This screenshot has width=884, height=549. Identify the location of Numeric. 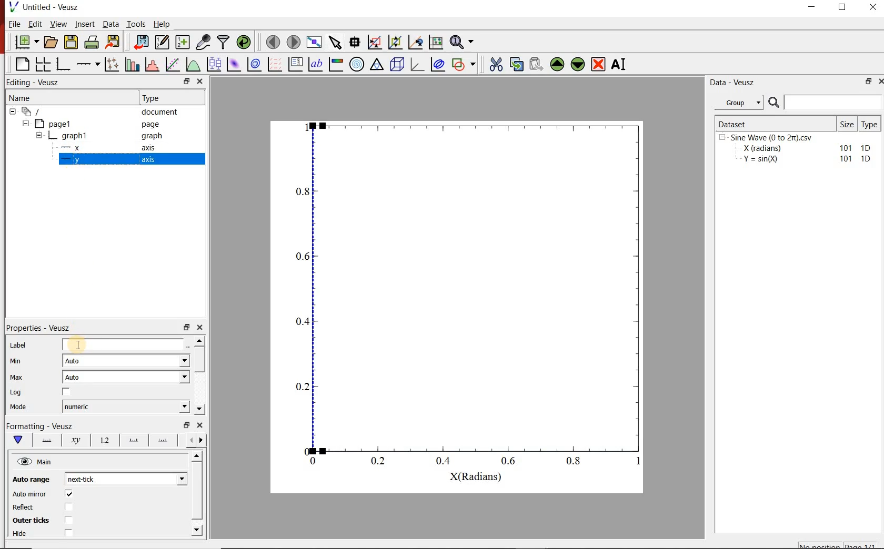
(126, 407).